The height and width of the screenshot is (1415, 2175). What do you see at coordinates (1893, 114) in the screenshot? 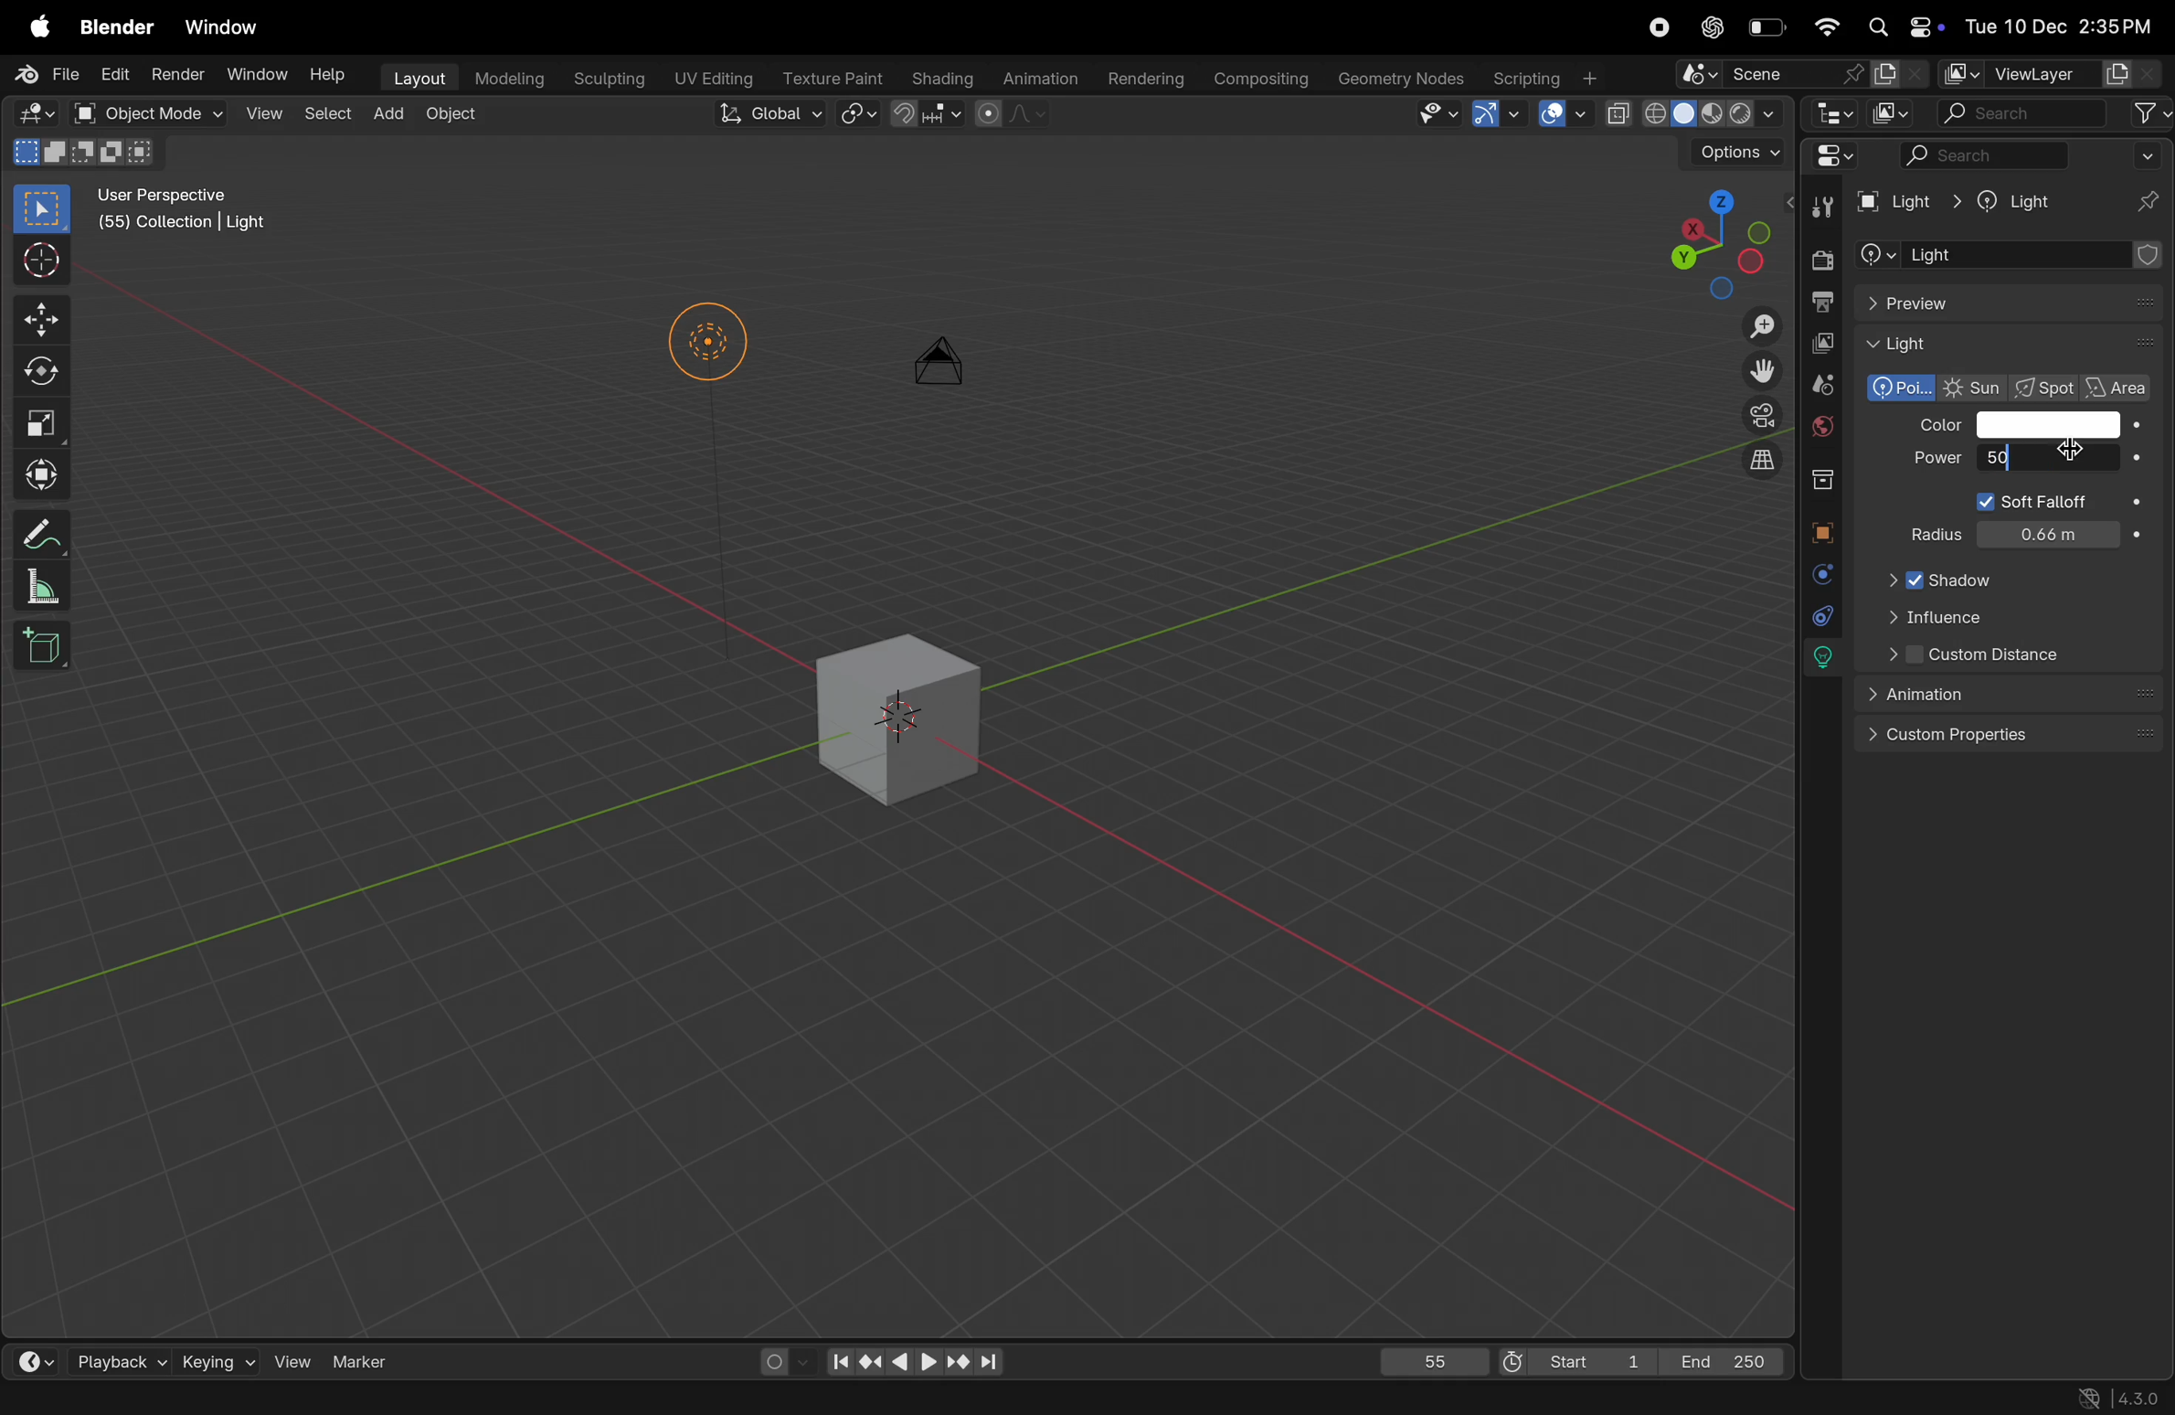
I see `display mode` at bounding box center [1893, 114].